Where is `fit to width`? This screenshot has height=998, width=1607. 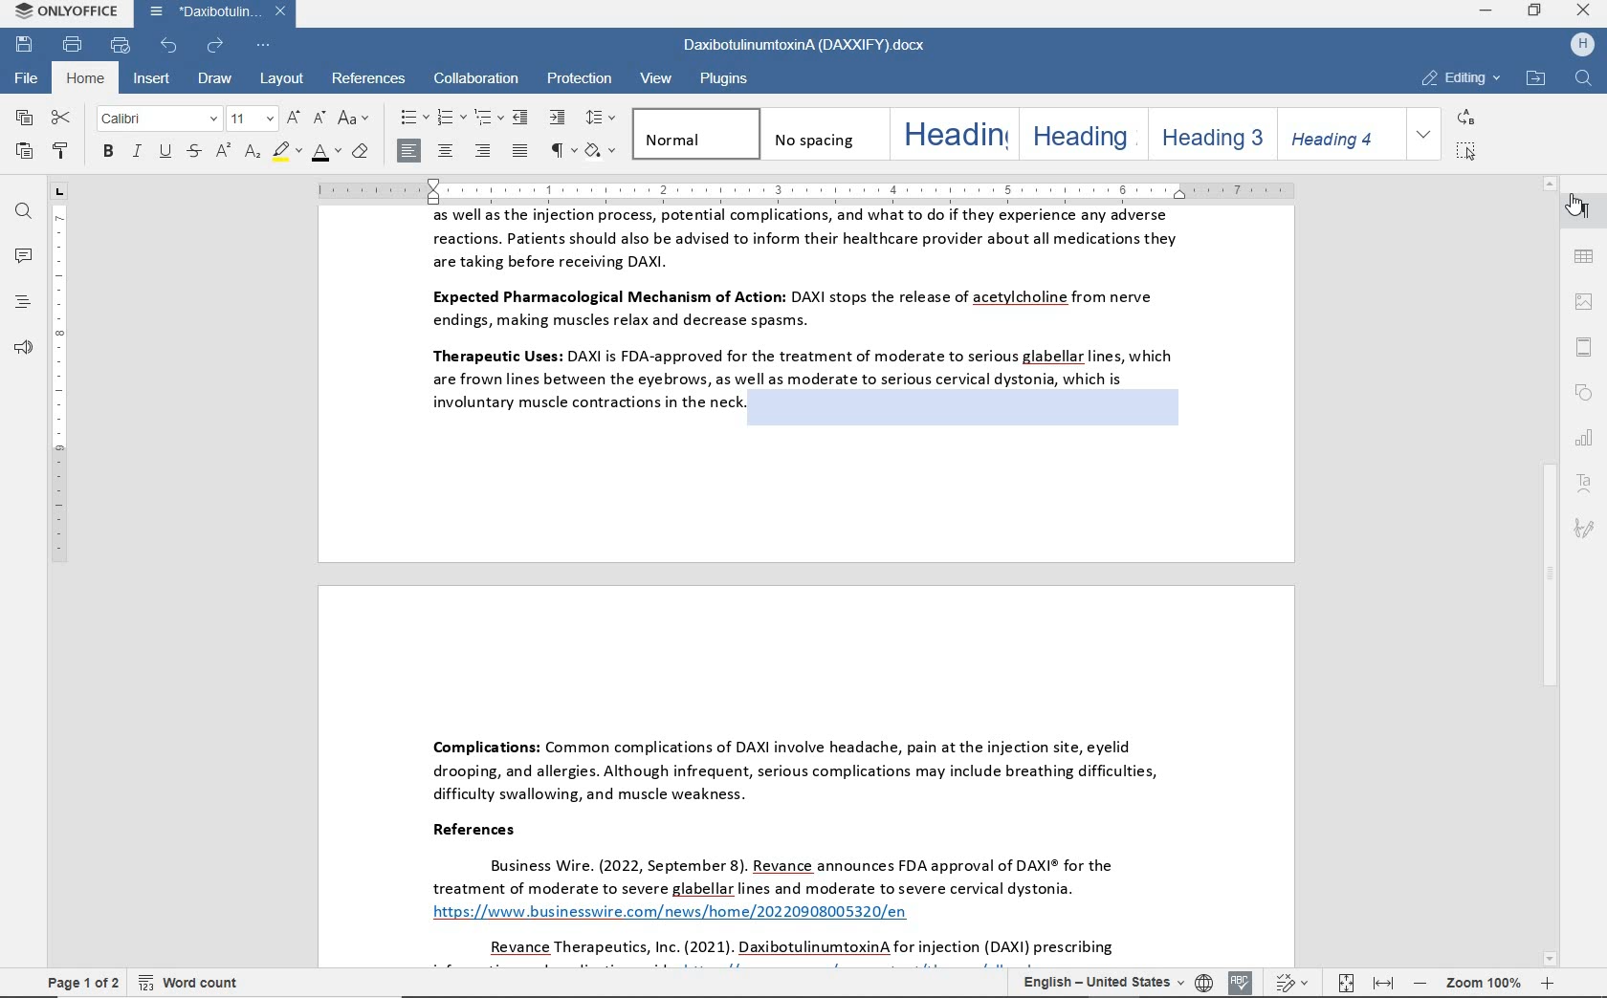
fit to width is located at coordinates (1381, 985).